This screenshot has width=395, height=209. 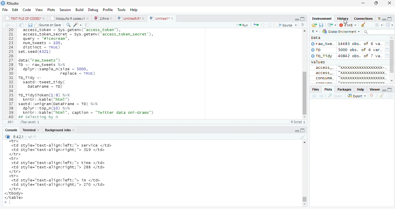 I want to click on cursor, so click(x=309, y=73).